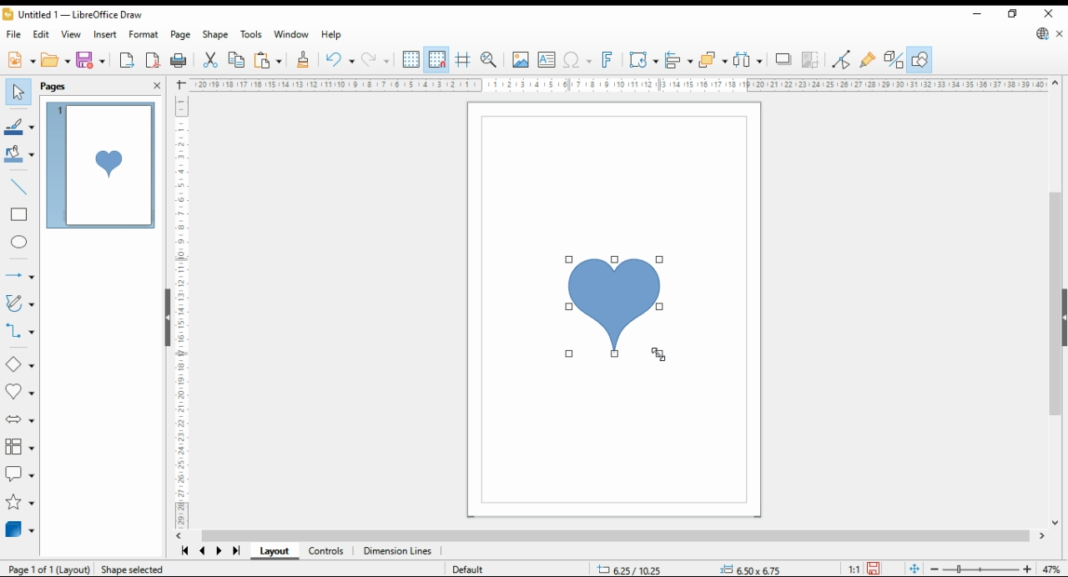 Image resolution: width=1068 pixels, height=577 pixels. I want to click on ellipe, so click(20, 243).